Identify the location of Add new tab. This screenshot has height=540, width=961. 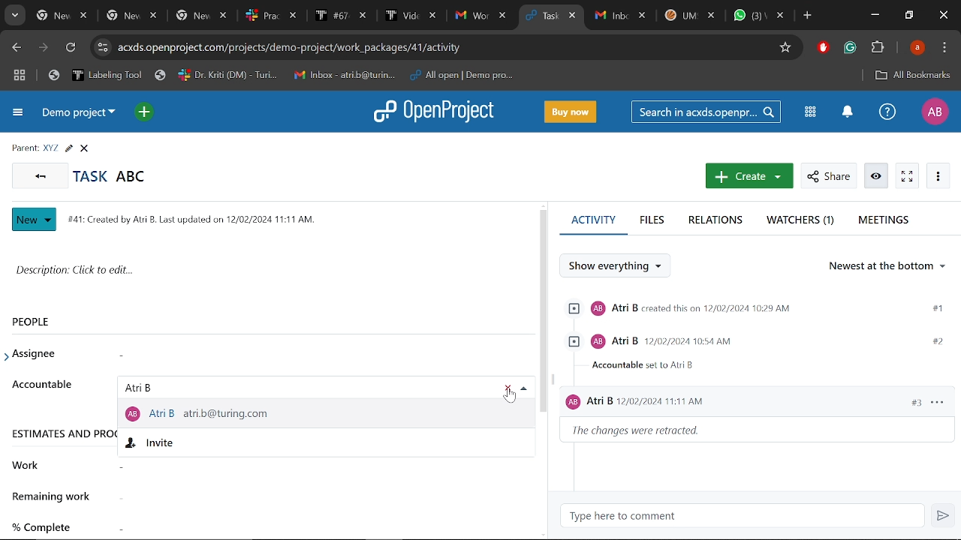
(808, 17).